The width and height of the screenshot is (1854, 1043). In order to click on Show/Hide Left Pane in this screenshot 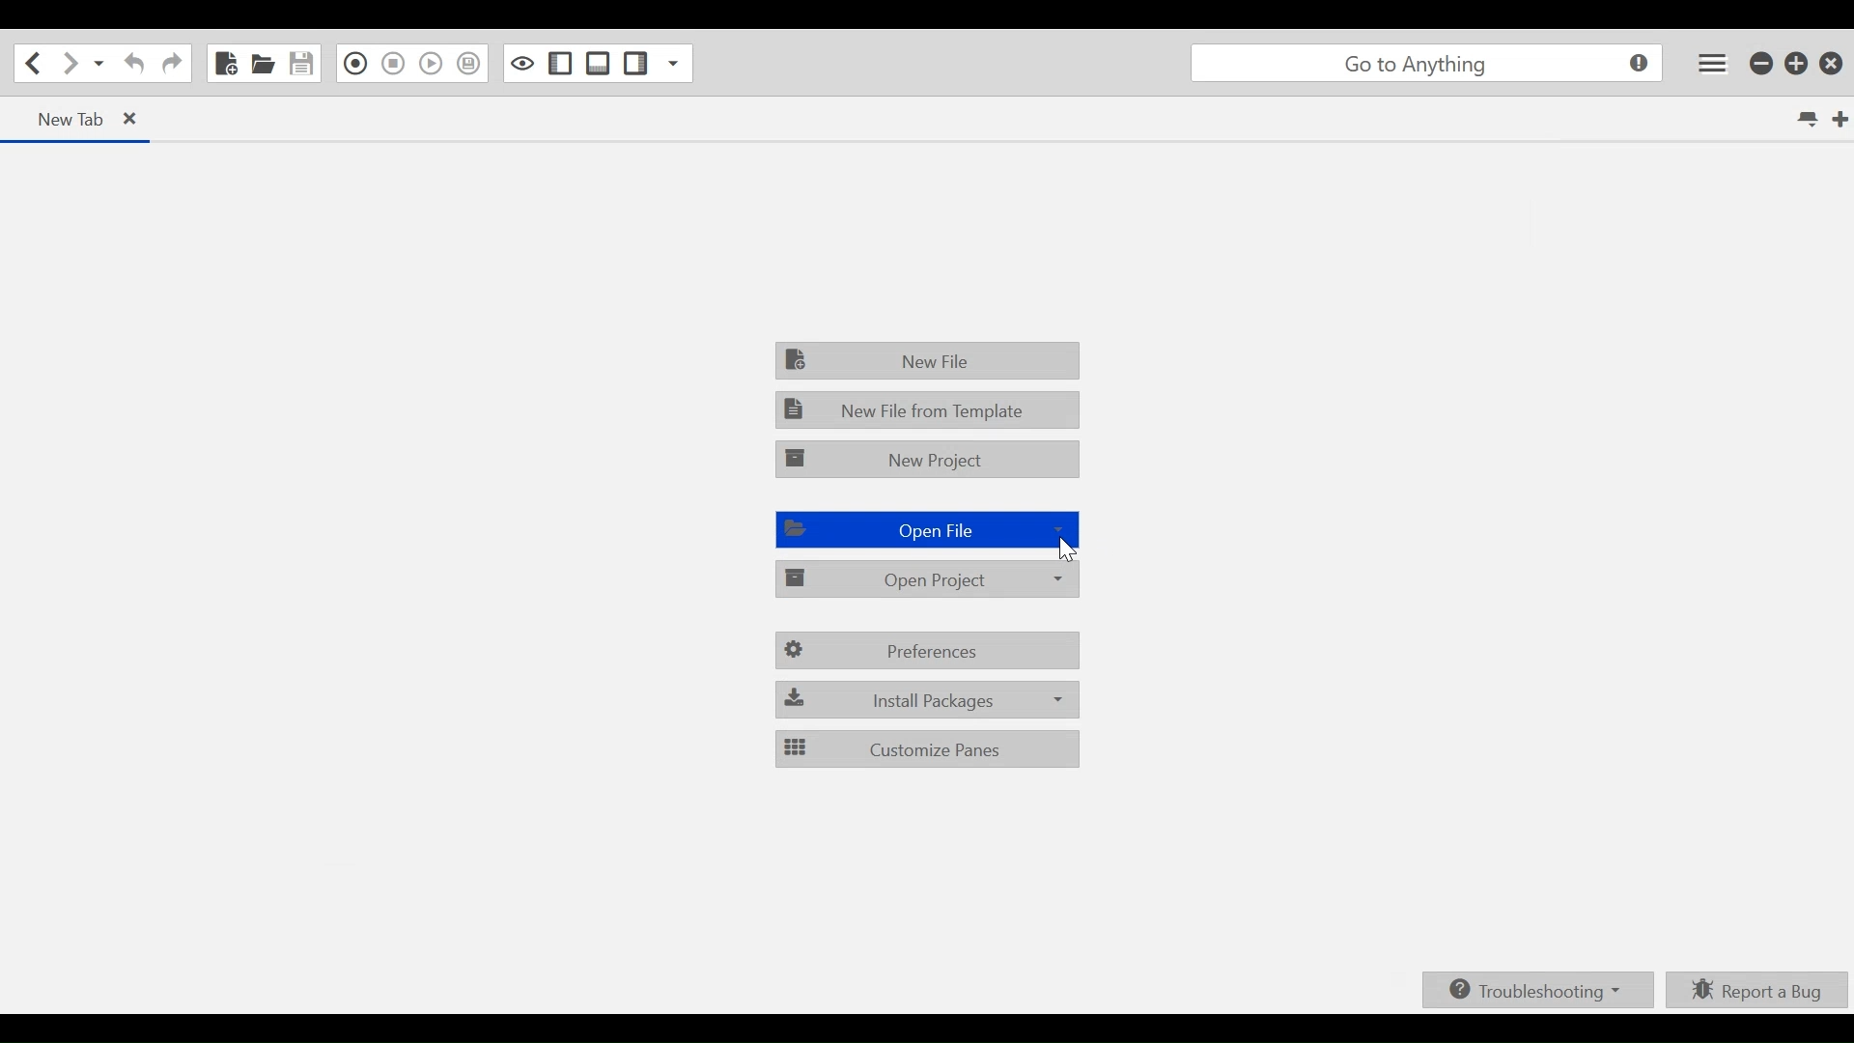, I will do `click(634, 63)`.